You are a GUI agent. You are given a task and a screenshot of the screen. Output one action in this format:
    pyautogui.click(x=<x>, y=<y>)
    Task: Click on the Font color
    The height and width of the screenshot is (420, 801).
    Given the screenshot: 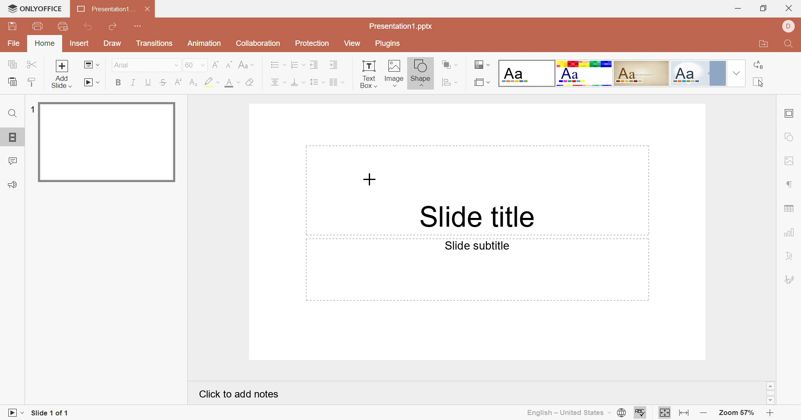 What is the action you would take?
    pyautogui.click(x=232, y=83)
    